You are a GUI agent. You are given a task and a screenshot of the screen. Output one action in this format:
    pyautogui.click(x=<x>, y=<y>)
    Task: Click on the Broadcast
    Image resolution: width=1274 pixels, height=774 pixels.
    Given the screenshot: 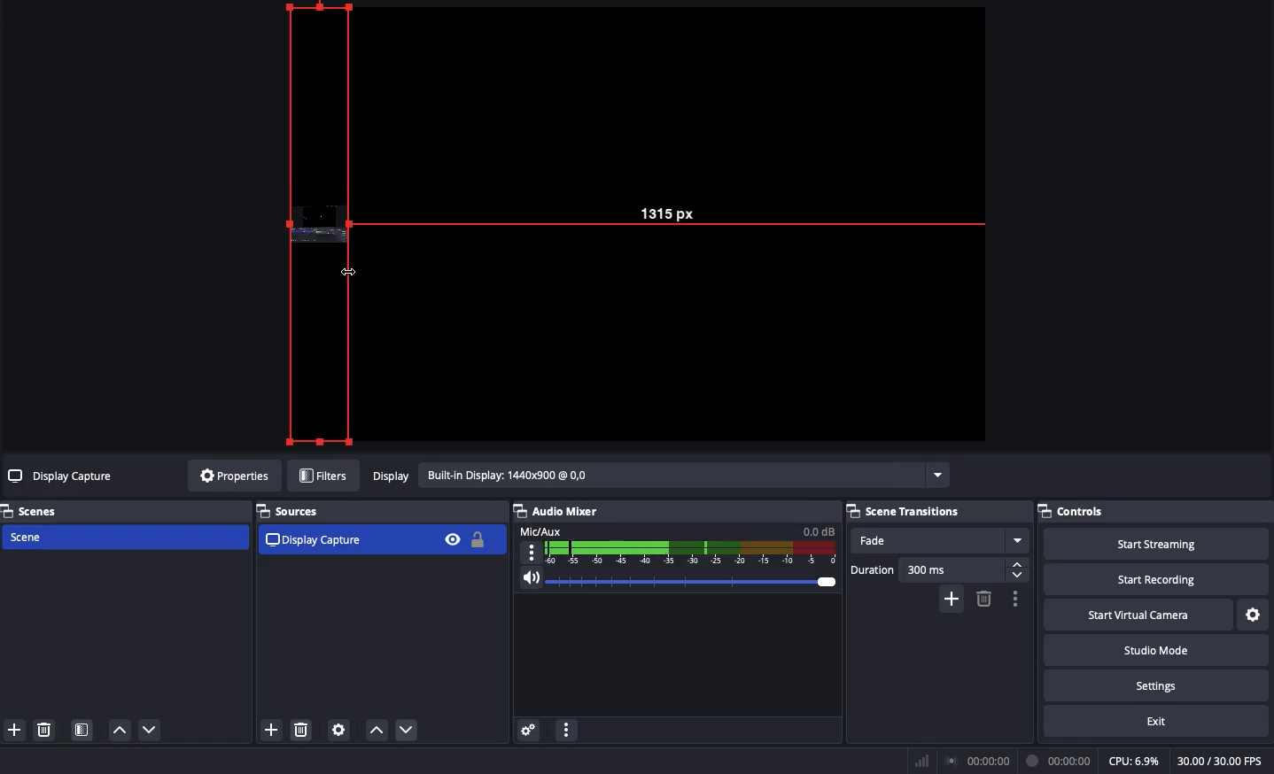 What is the action you would take?
    pyautogui.click(x=981, y=762)
    